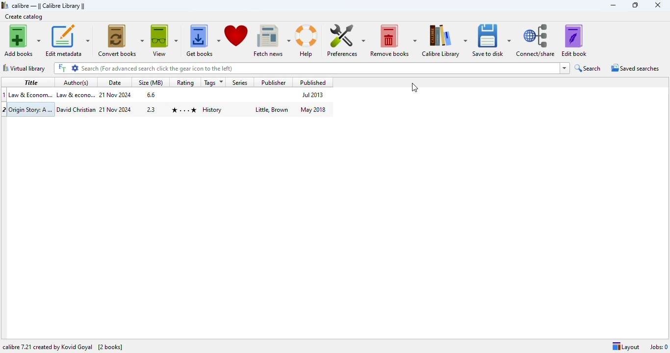 The width and height of the screenshot is (670, 353). I want to click on logo, so click(5, 5).